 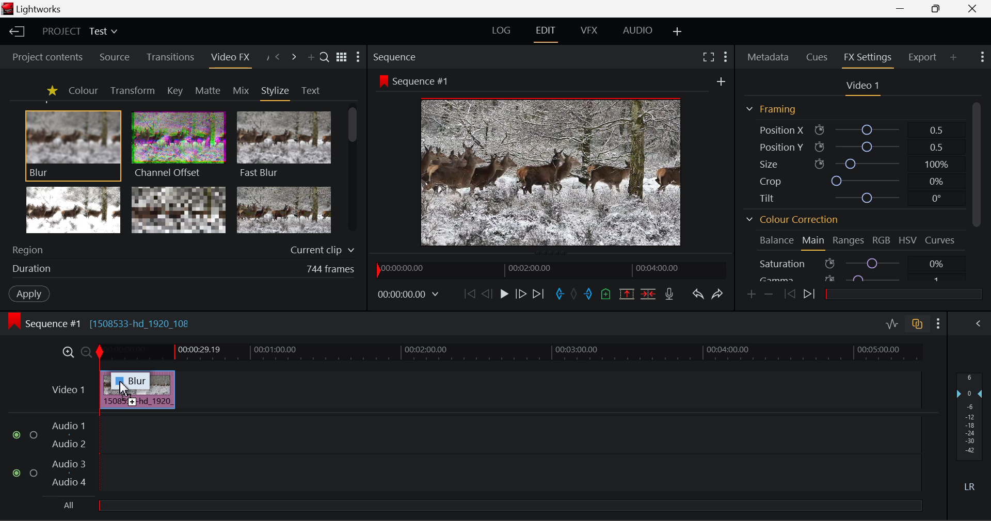 What do you see at coordinates (179, 251) in the screenshot?
I see `Region of Effect` at bounding box center [179, 251].